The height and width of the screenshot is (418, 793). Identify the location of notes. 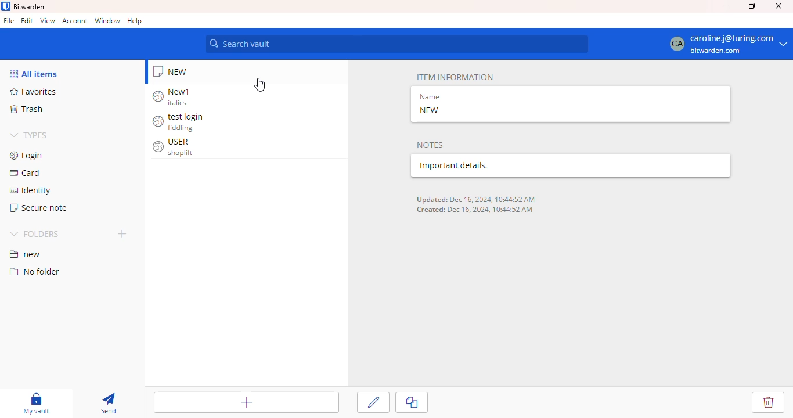
(431, 145).